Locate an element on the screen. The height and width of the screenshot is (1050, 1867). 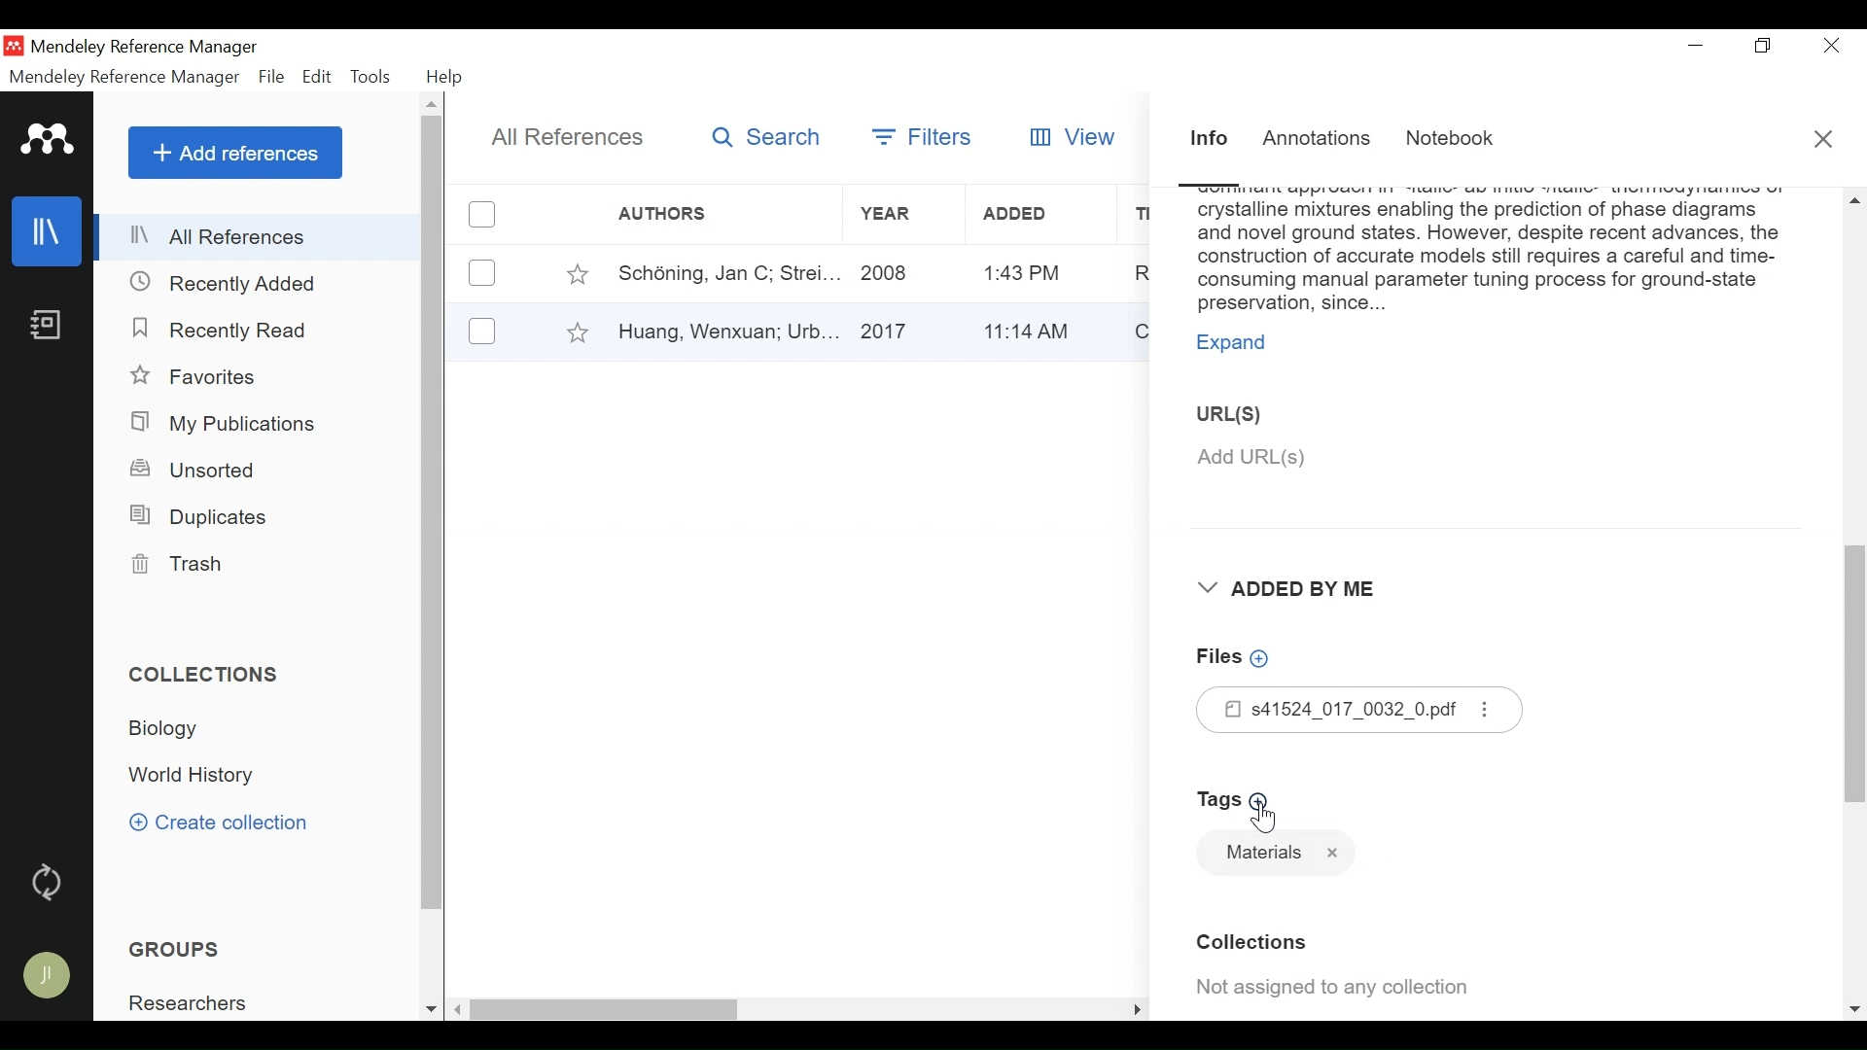
Information is located at coordinates (1211, 140).